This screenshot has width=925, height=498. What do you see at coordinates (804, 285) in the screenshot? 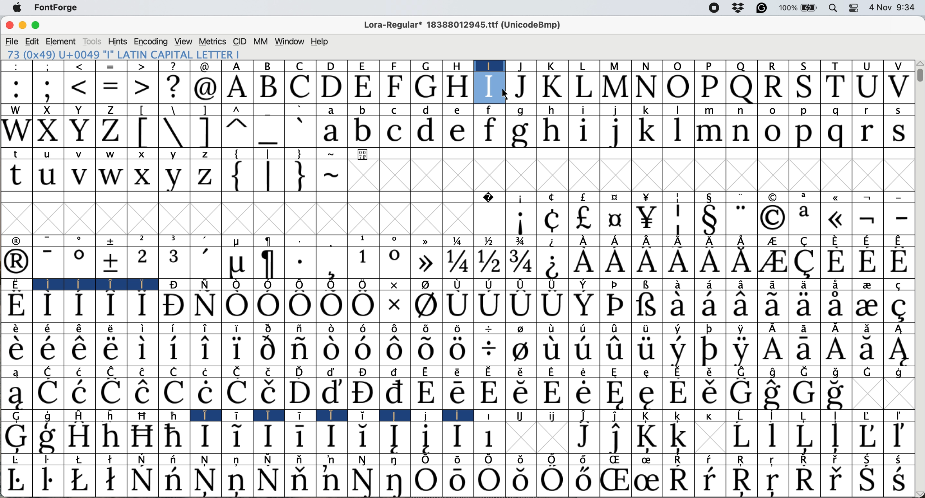
I see `Symbol` at bounding box center [804, 285].